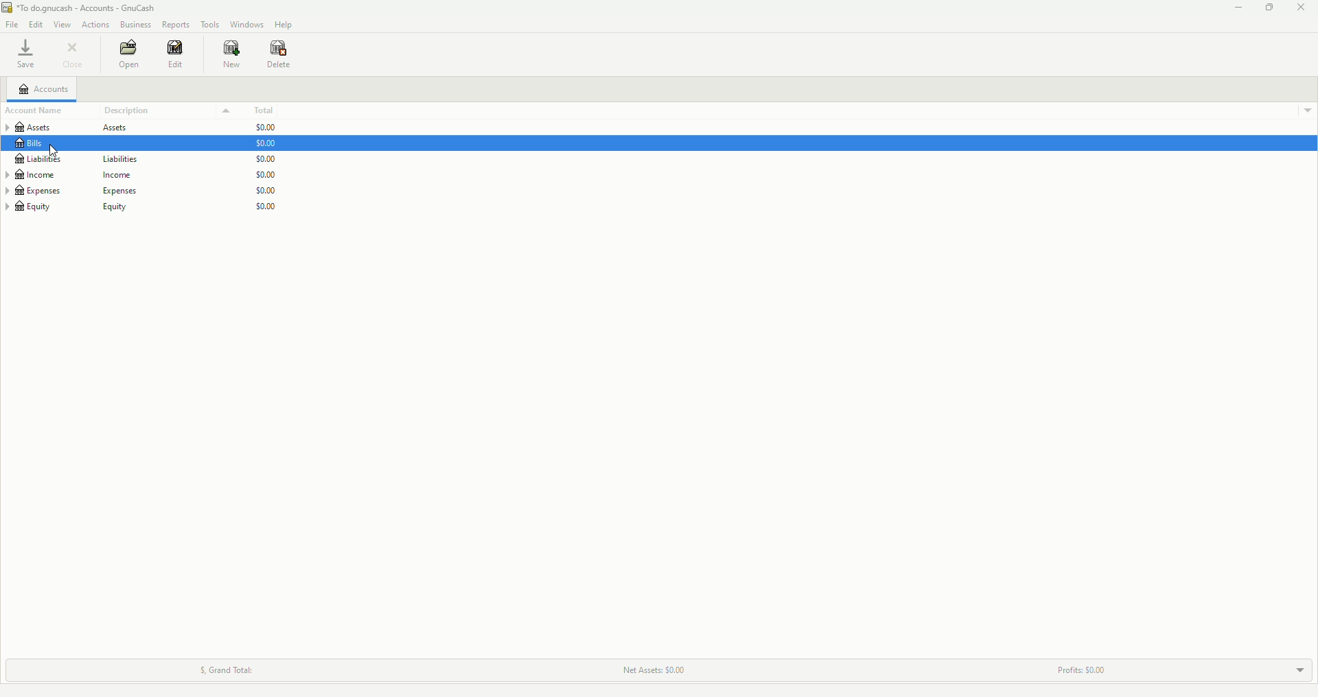  Describe the element at coordinates (38, 25) in the screenshot. I see `Edit` at that location.